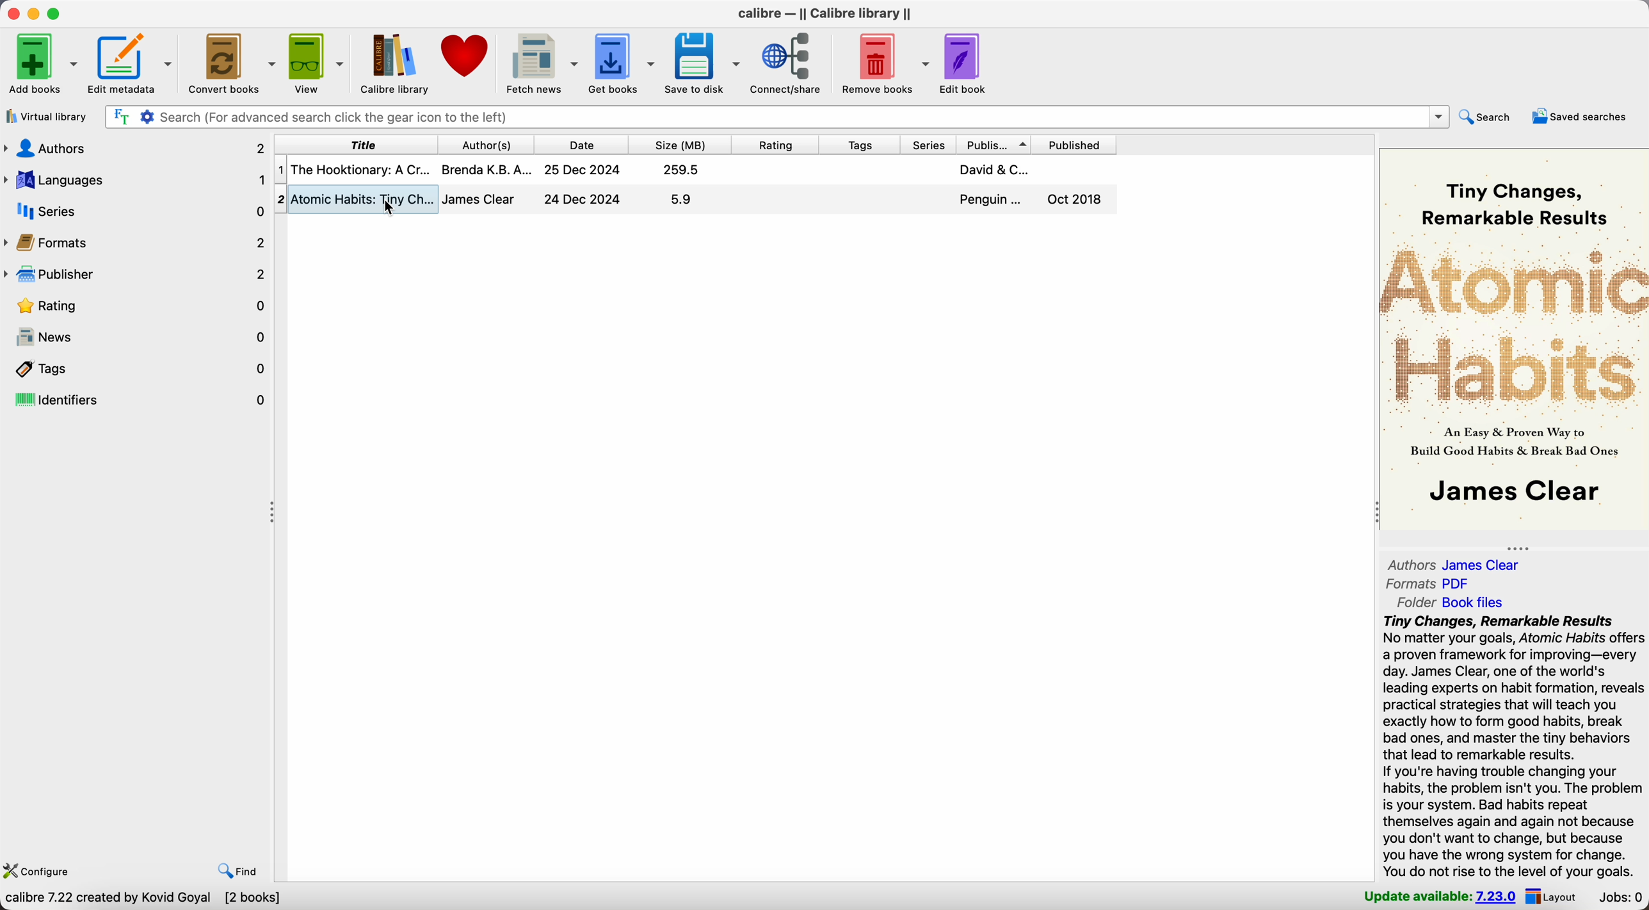 The image size is (1649, 910). I want to click on authors James Clear, so click(1454, 564).